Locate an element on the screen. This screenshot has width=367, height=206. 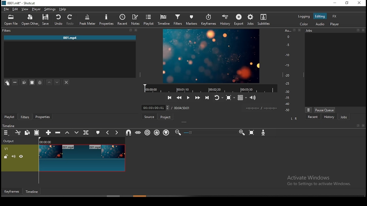
ripple all tracks is located at coordinates (157, 132).